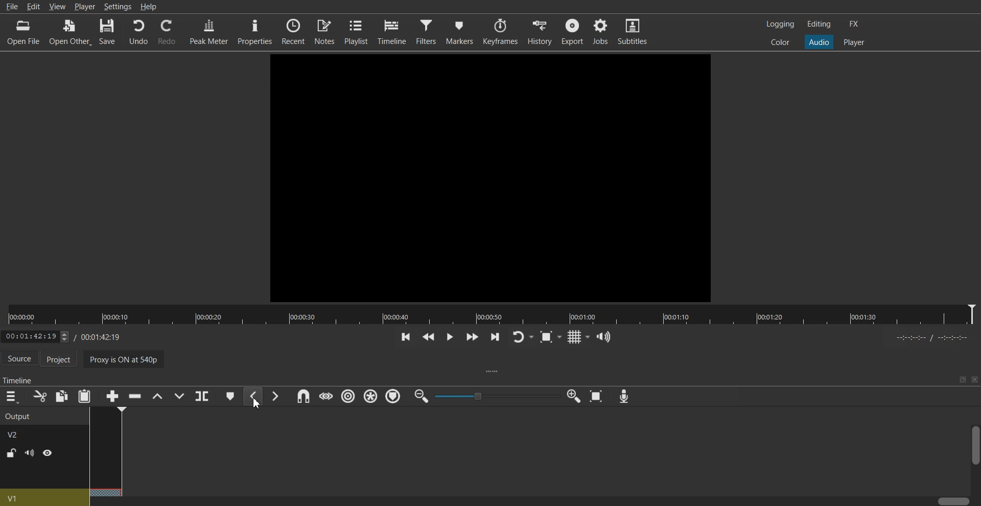 Image resolution: width=981 pixels, height=506 pixels. I want to click on Audio file slider, so click(491, 314).